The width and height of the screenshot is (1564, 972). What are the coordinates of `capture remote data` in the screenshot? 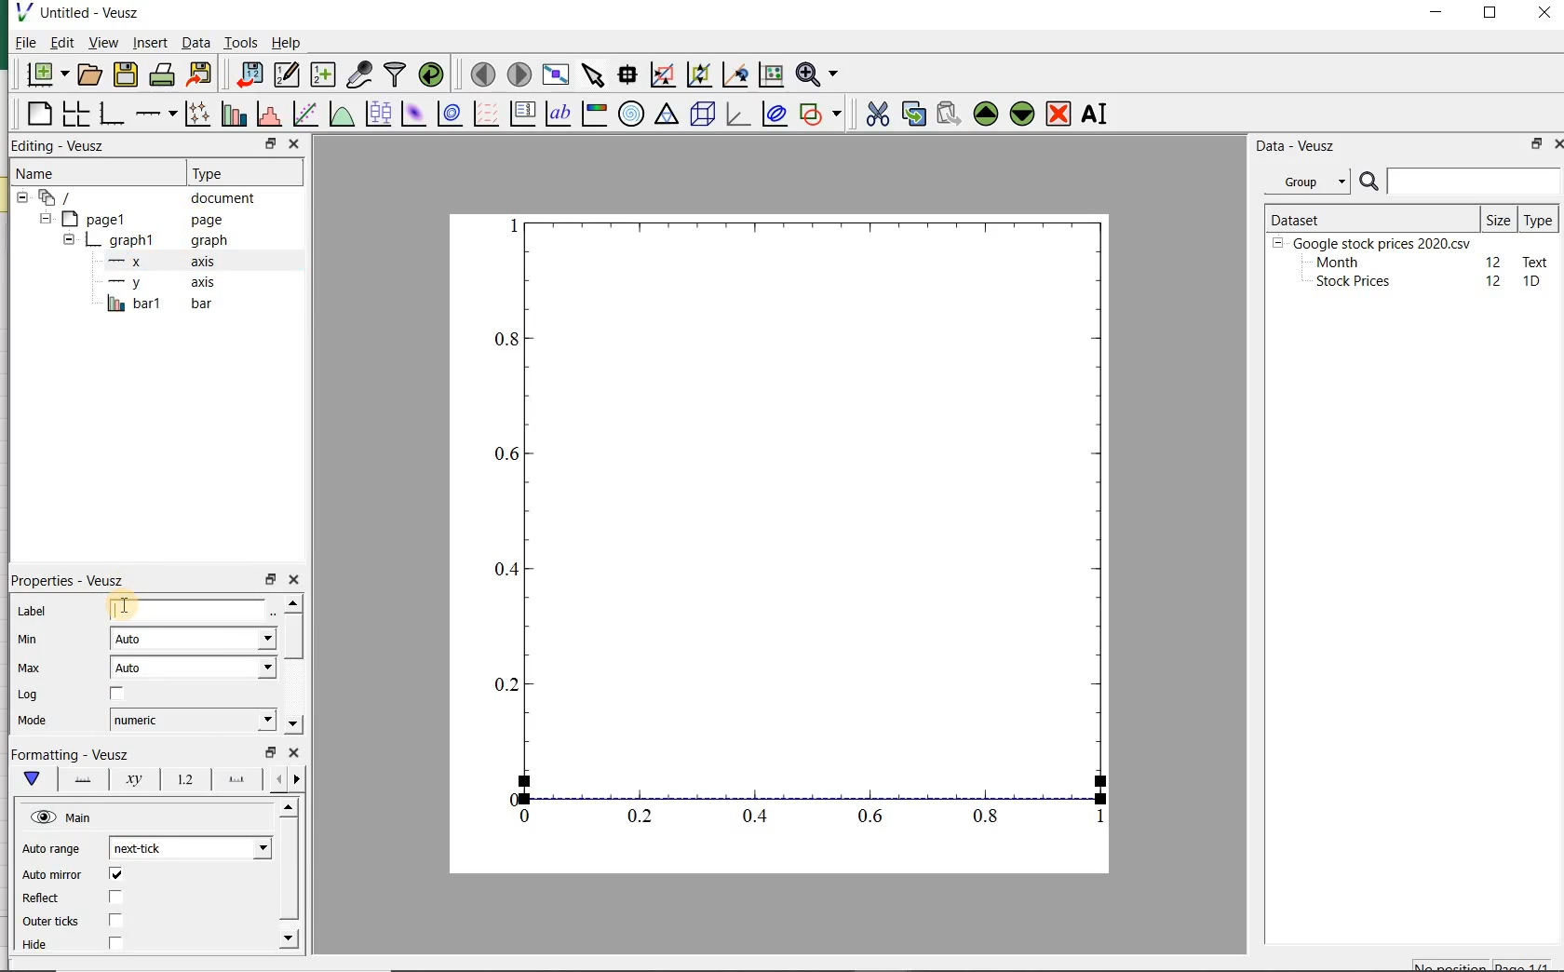 It's located at (359, 75).